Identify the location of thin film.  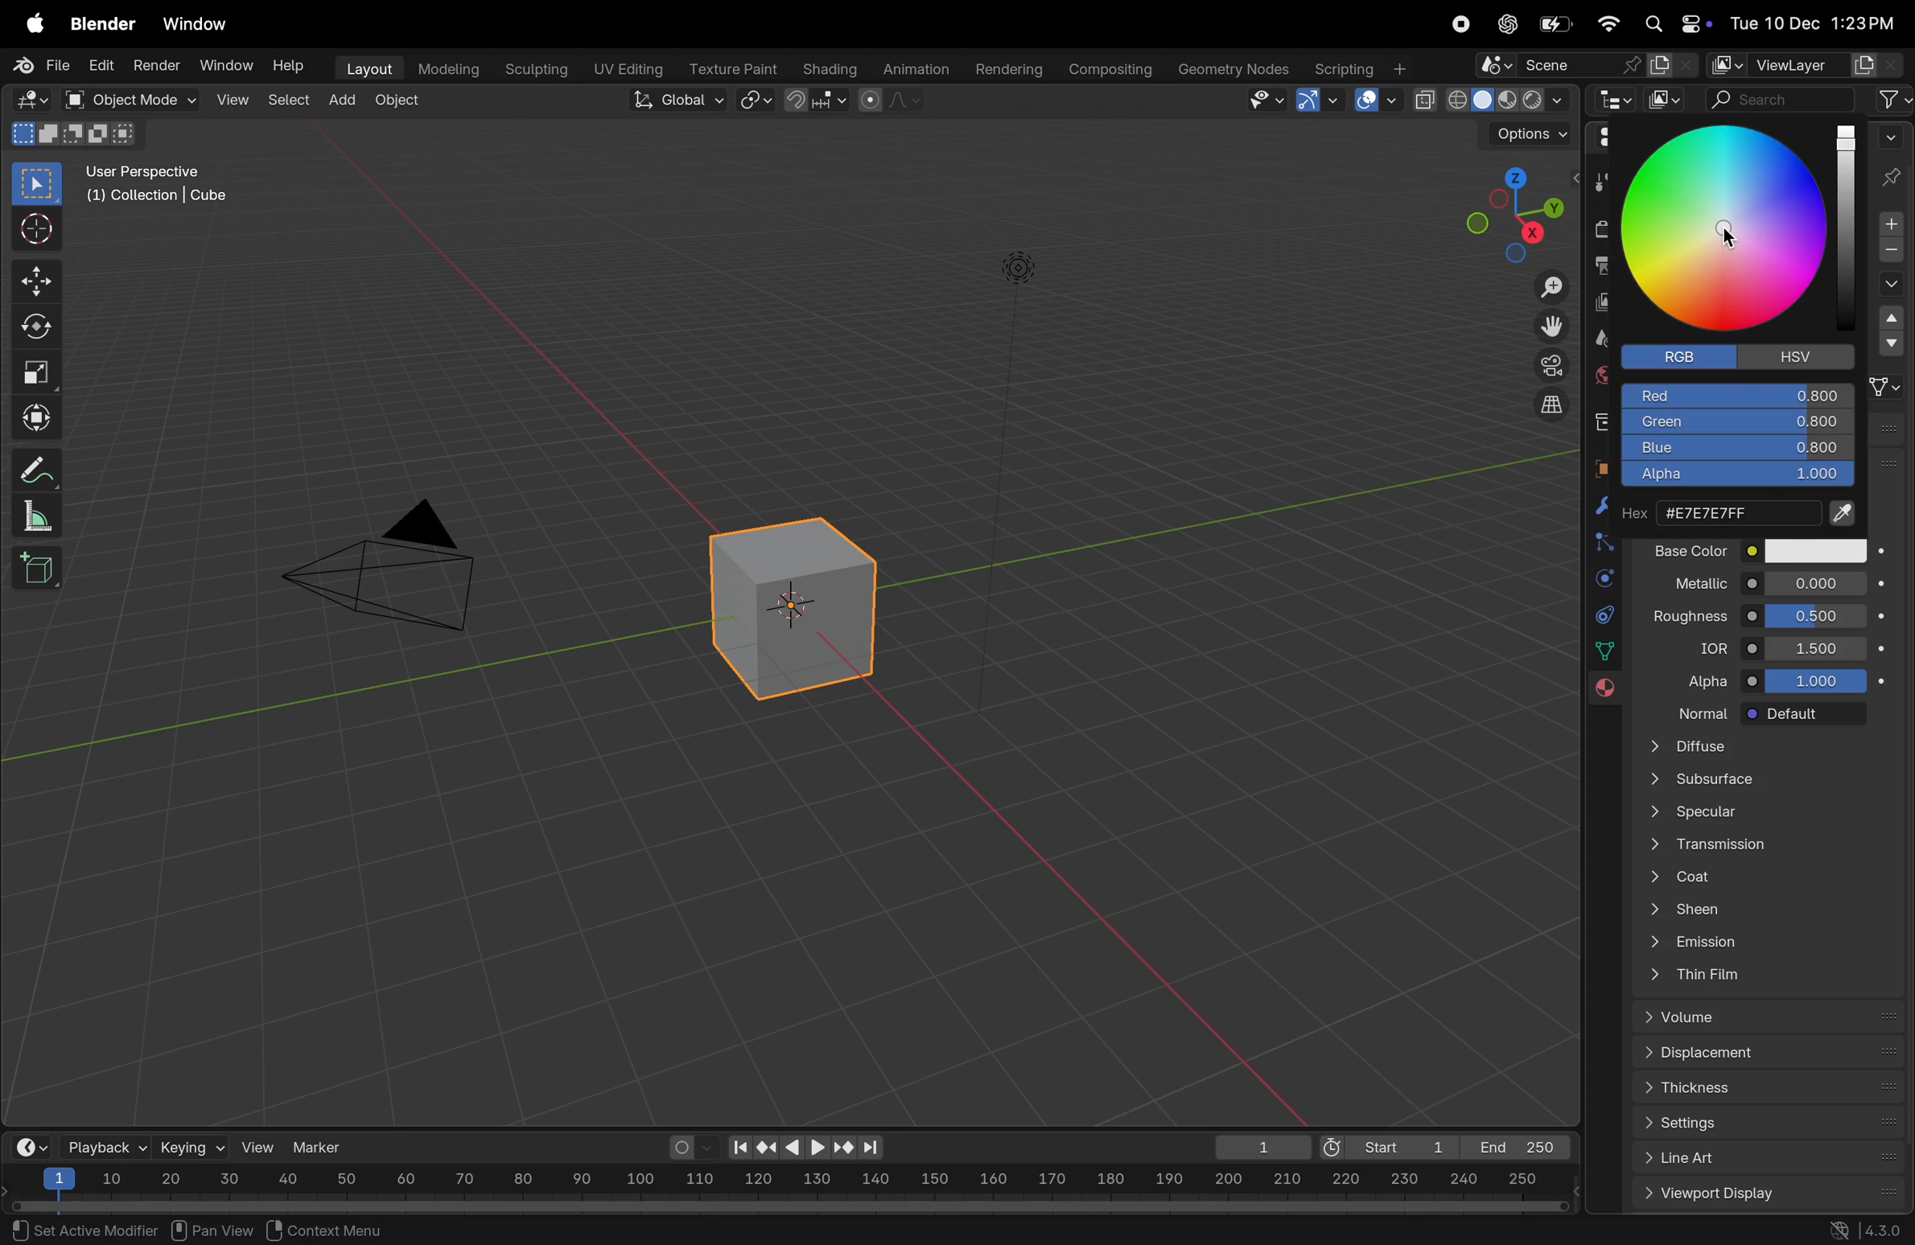
(1764, 977).